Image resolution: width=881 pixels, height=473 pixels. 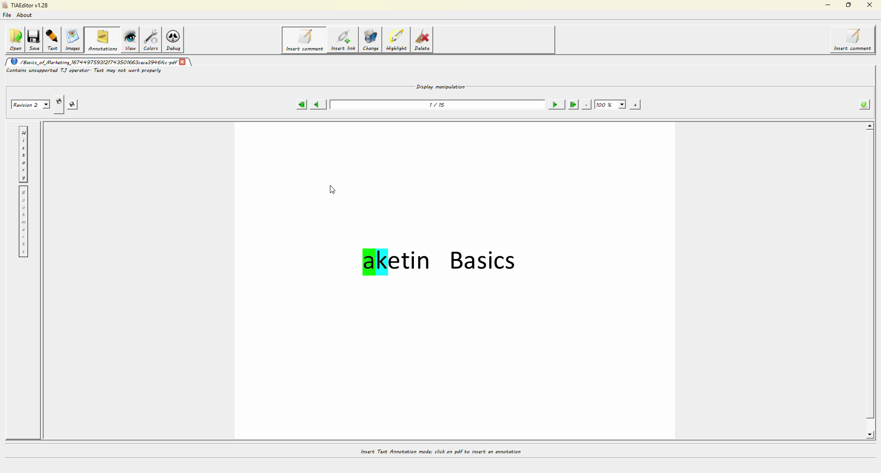 What do you see at coordinates (8, 14) in the screenshot?
I see `file` at bounding box center [8, 14].